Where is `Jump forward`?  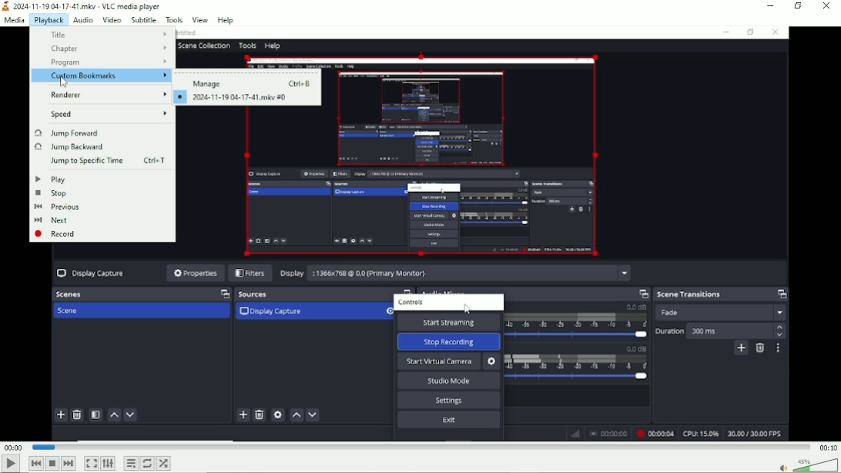 Jump forward is located at coordinates (69, 133).